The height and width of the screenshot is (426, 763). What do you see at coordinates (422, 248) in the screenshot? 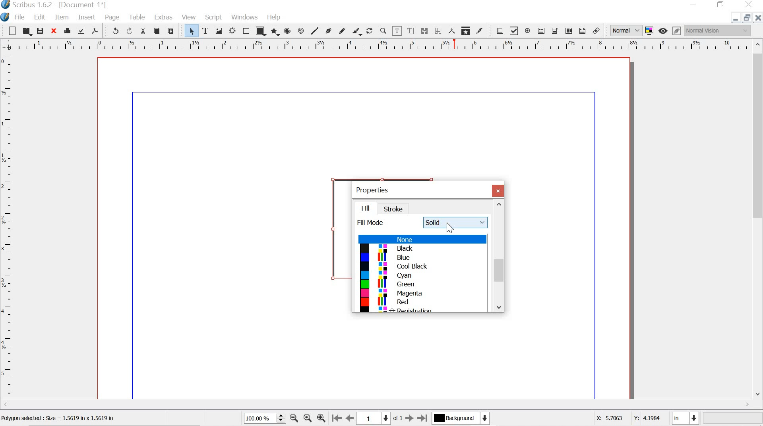
I see `black` at bounding box center [422, 248].